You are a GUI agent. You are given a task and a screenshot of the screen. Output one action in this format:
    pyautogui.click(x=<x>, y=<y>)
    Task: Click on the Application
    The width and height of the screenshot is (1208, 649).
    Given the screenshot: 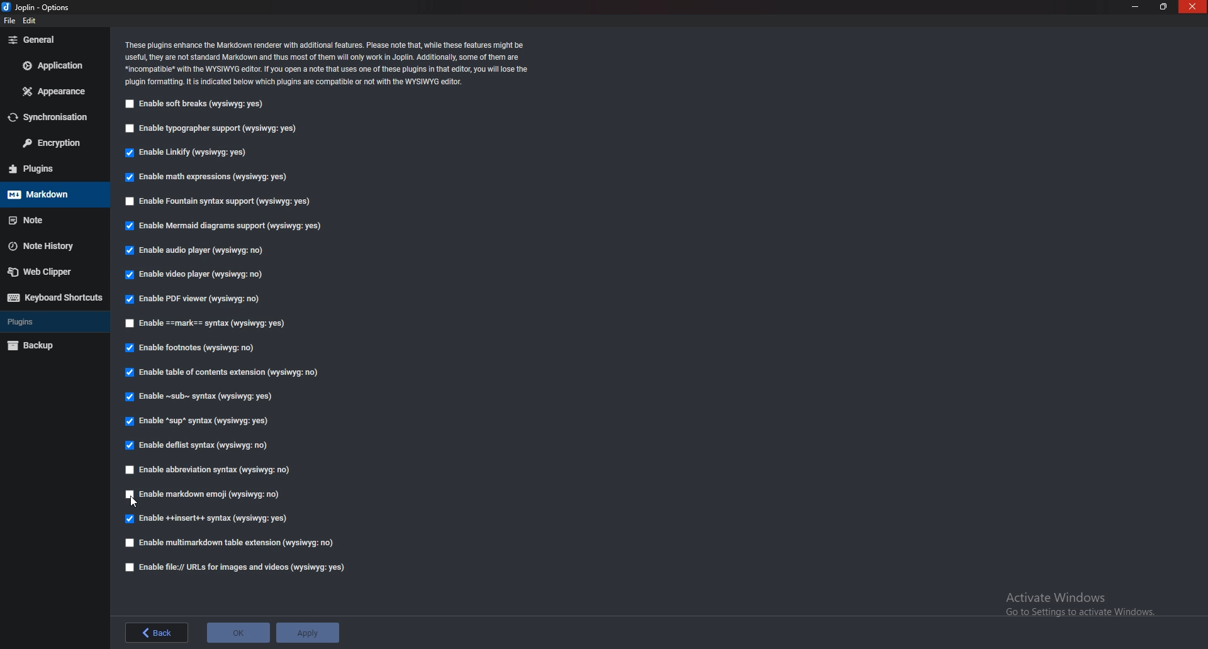 What is the action you would take?
    pyautogui.click(x=52, y=67)
    